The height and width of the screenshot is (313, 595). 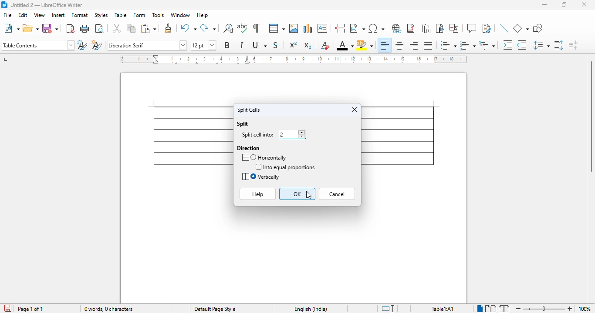 What do you see at coordinates (23, 15) in the screenshot?
I see `edit` at bounding box center [23, 15].